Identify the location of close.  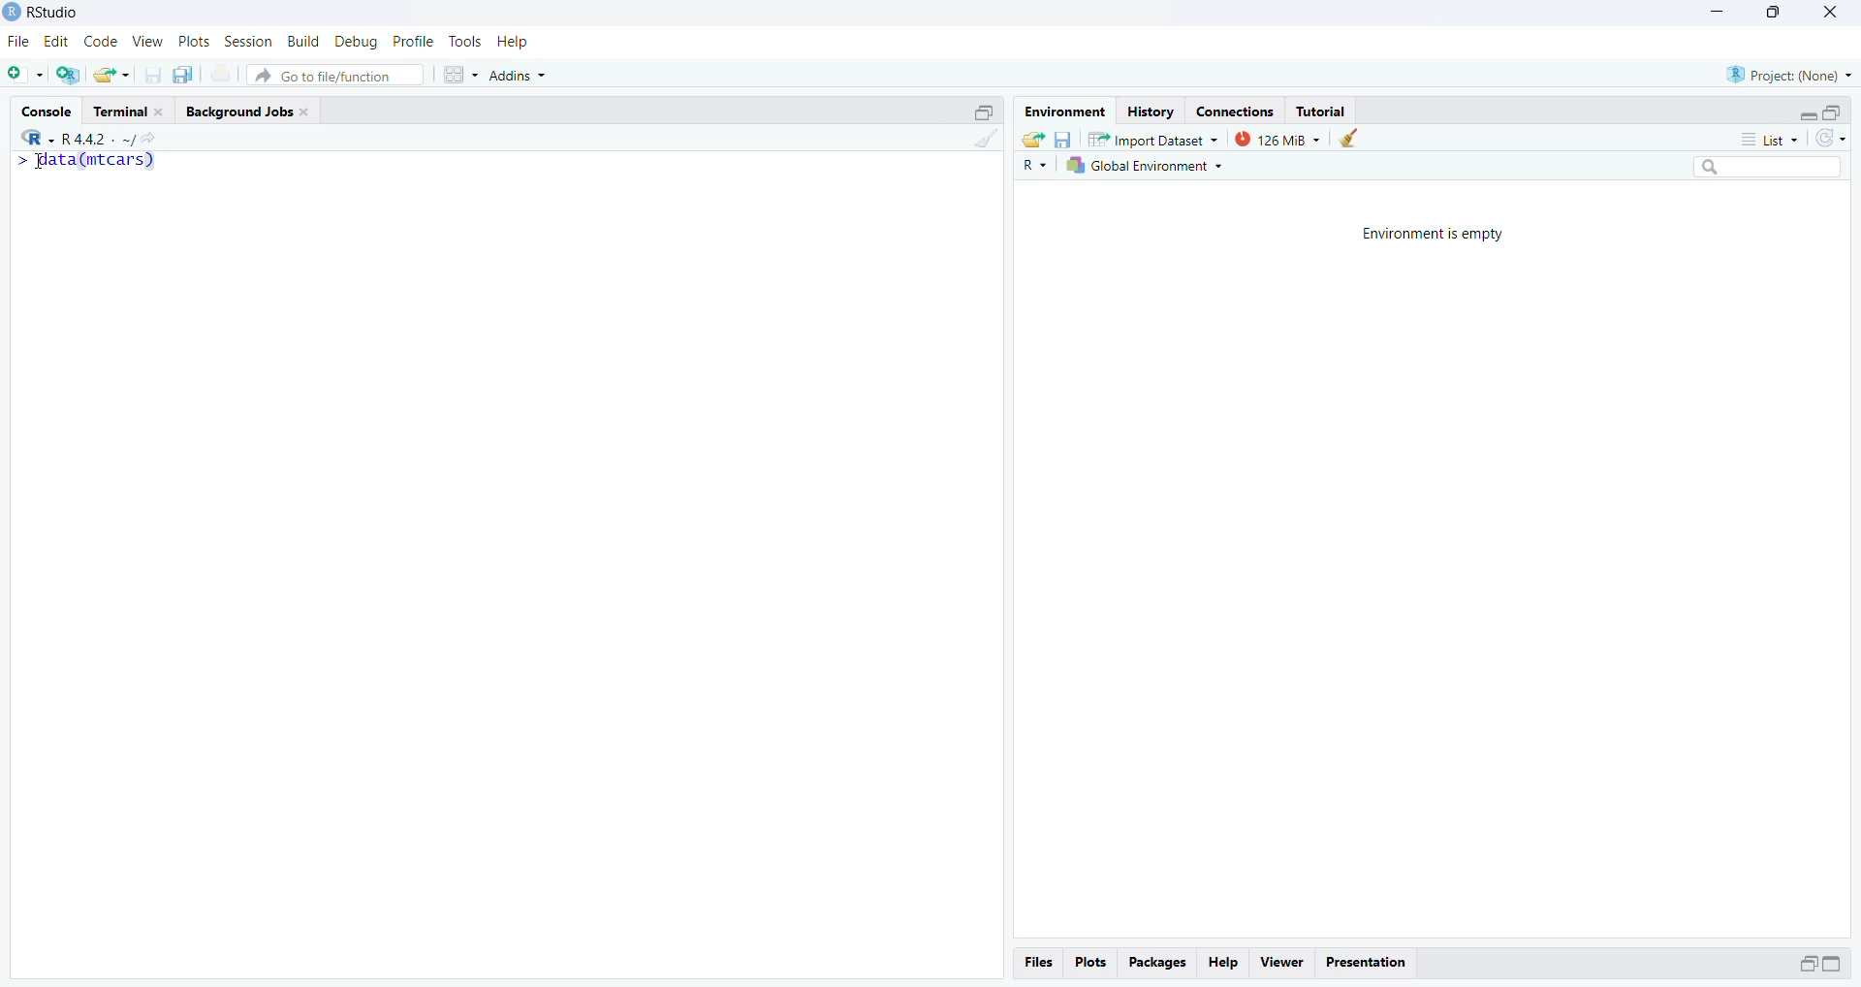
(1829, 15).